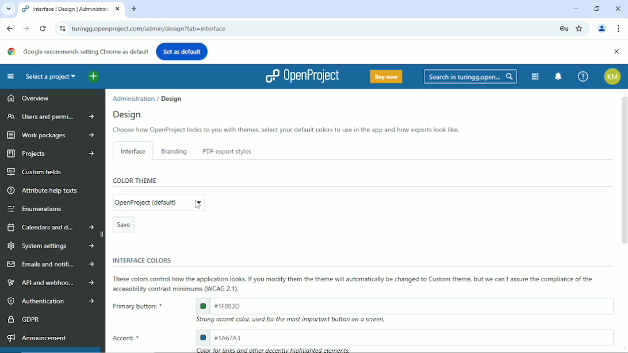 The image size is (628, 353). I want to click on Close, so click(618, 7).